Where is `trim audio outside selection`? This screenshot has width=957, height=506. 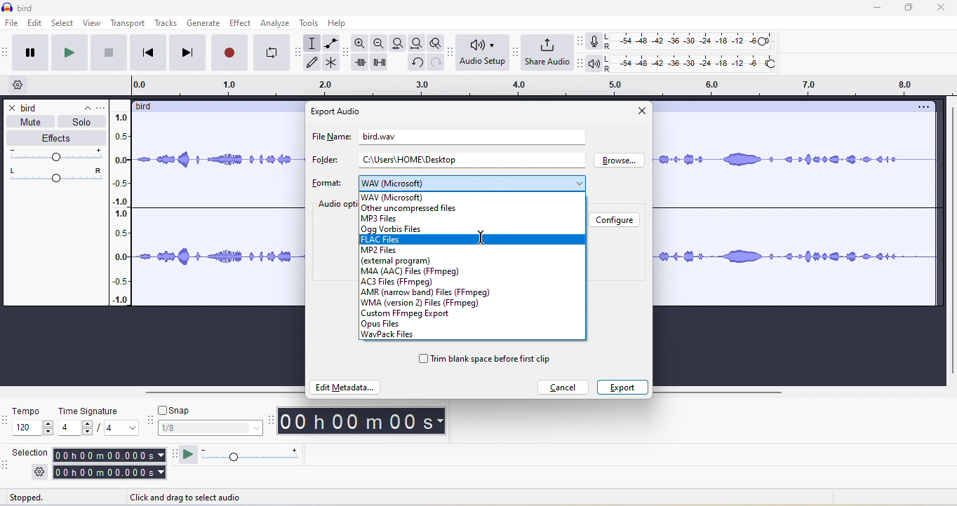
trim audio outside selection is located at coordinates (363, 64).